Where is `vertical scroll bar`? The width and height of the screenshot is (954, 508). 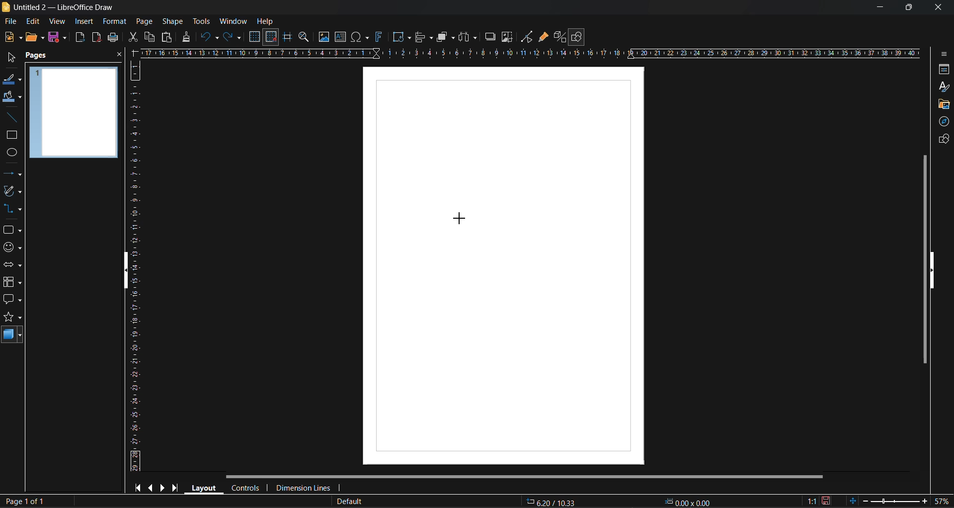 vertical scroll bar is located at coordinates (925, 258).